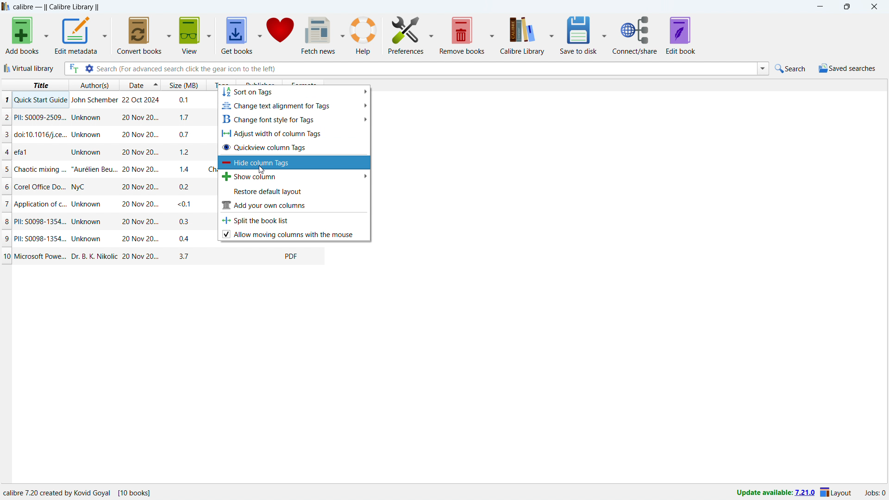 Image resolution: width=889 pixels, height=500 pixels. I want to click on hide column tags, so click(294, 162).